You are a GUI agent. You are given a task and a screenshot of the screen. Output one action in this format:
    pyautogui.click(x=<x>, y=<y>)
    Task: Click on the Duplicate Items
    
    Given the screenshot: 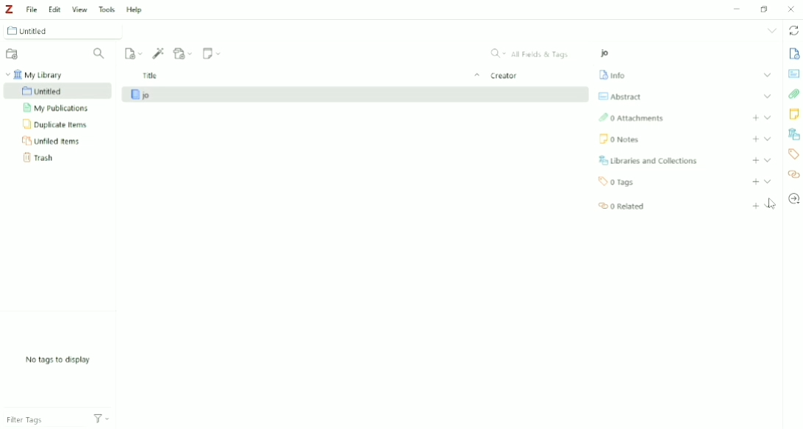 What is the action you would take?
    pyautogui.click(x=57, y=125)
    